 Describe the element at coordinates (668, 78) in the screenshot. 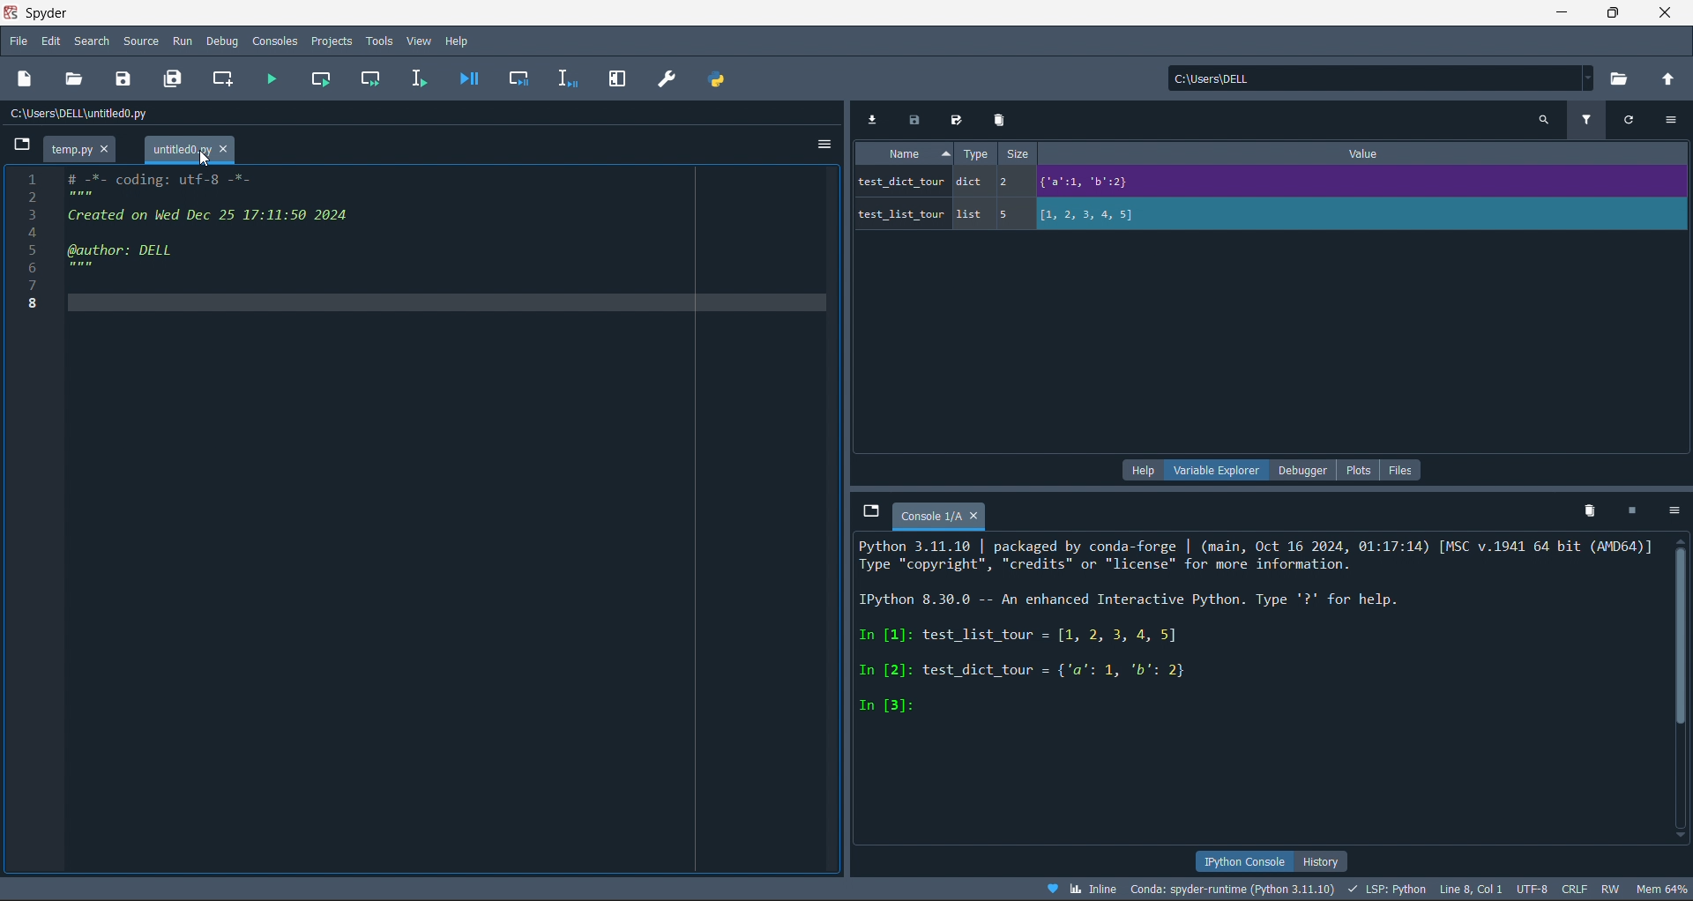

I see `preference` at that location.